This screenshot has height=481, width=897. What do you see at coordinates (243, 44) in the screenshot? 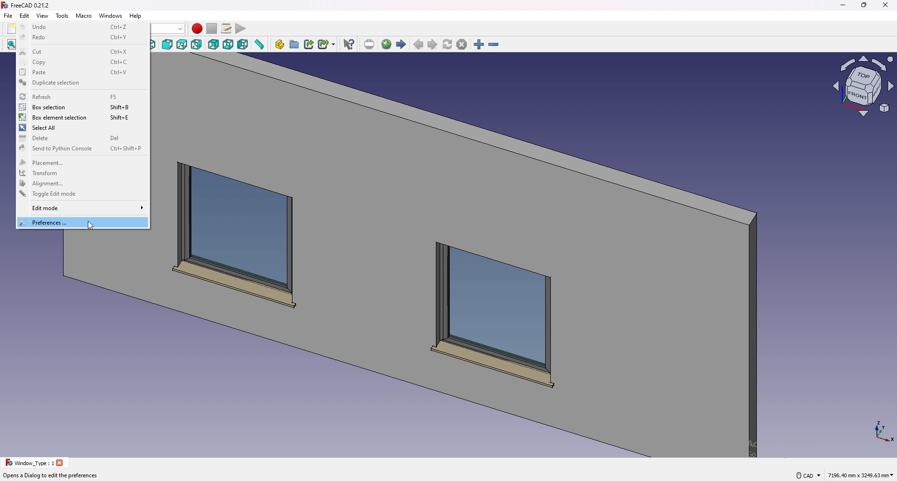
I see `left` at bounding box center [243, 44].